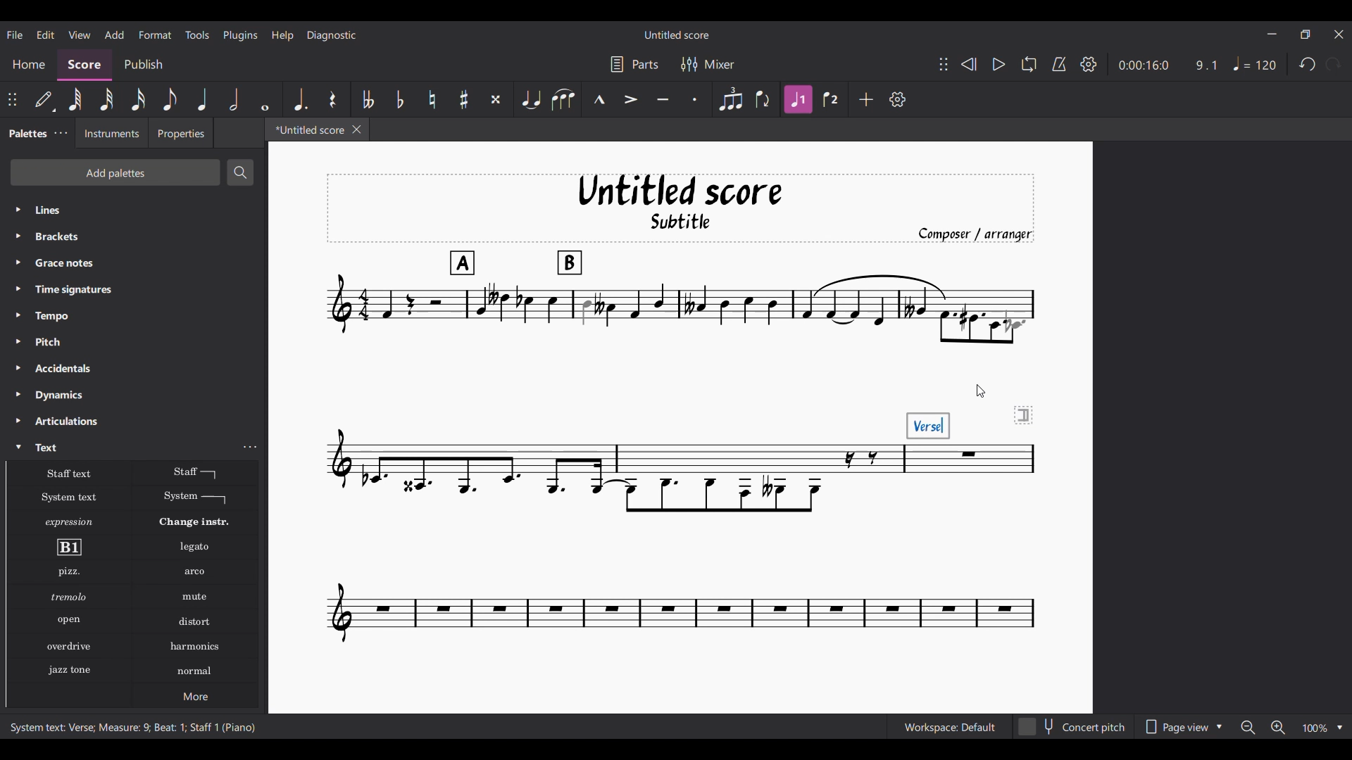 The height and width of the screenshot is (760, 1352). I want to click on Augmentation dot, so click(299, 99).